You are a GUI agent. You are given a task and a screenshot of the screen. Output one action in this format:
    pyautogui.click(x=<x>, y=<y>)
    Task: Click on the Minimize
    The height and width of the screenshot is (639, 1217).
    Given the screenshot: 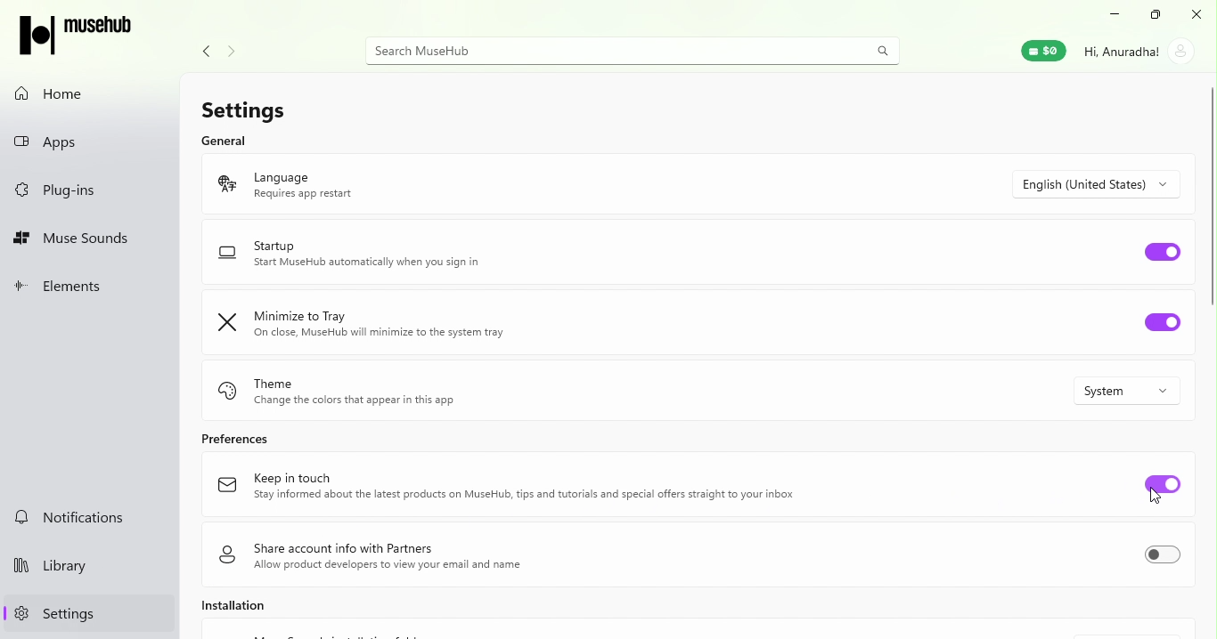 What is the action you would take?
    pyautogui.click(x=1114, y=15)
    